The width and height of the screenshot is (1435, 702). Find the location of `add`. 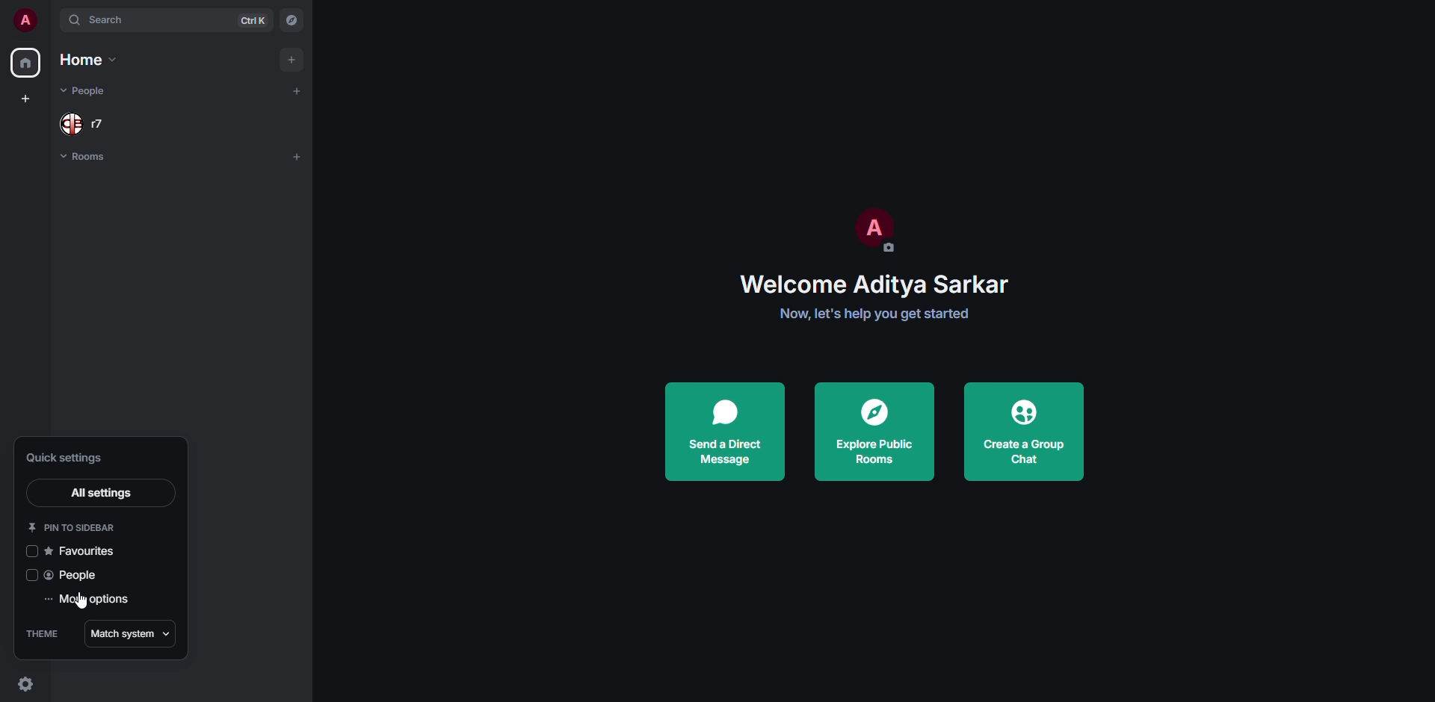

add is located at coordinates (294, 58).